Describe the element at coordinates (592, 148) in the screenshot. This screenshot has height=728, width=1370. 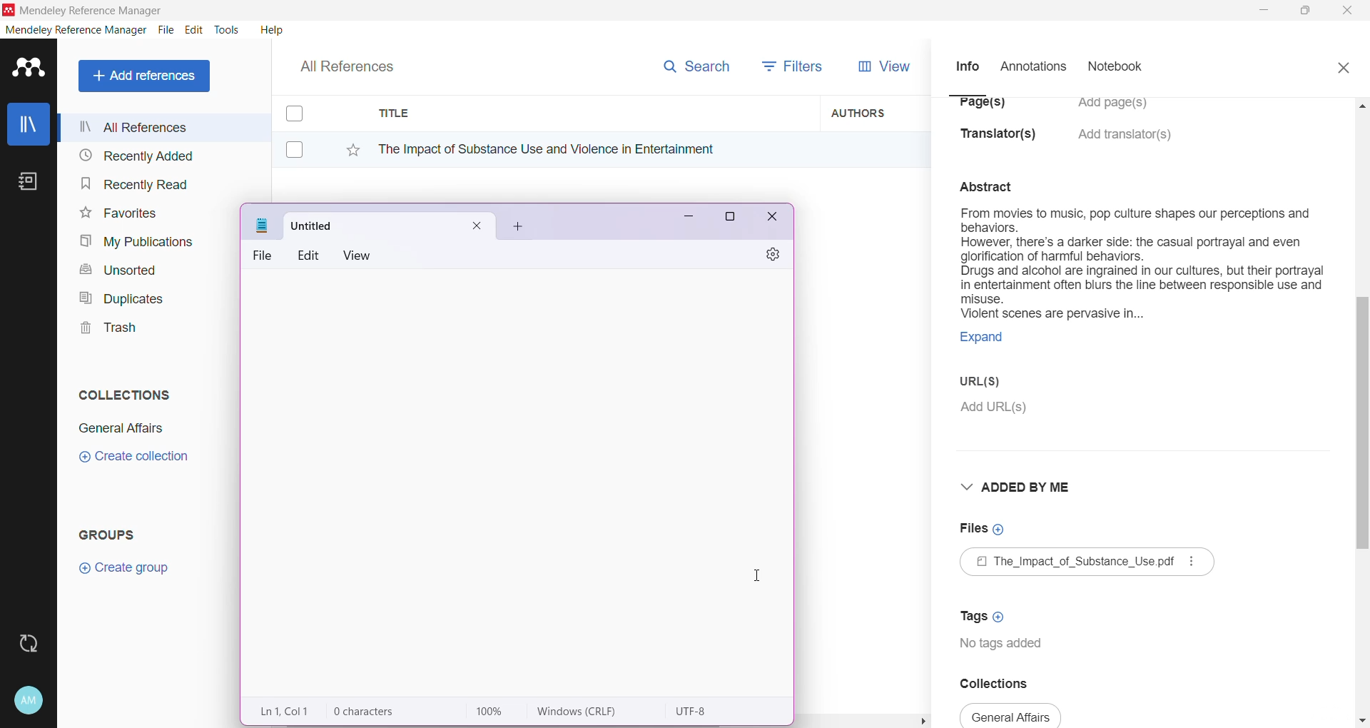
I see `Reference Title` at that location.